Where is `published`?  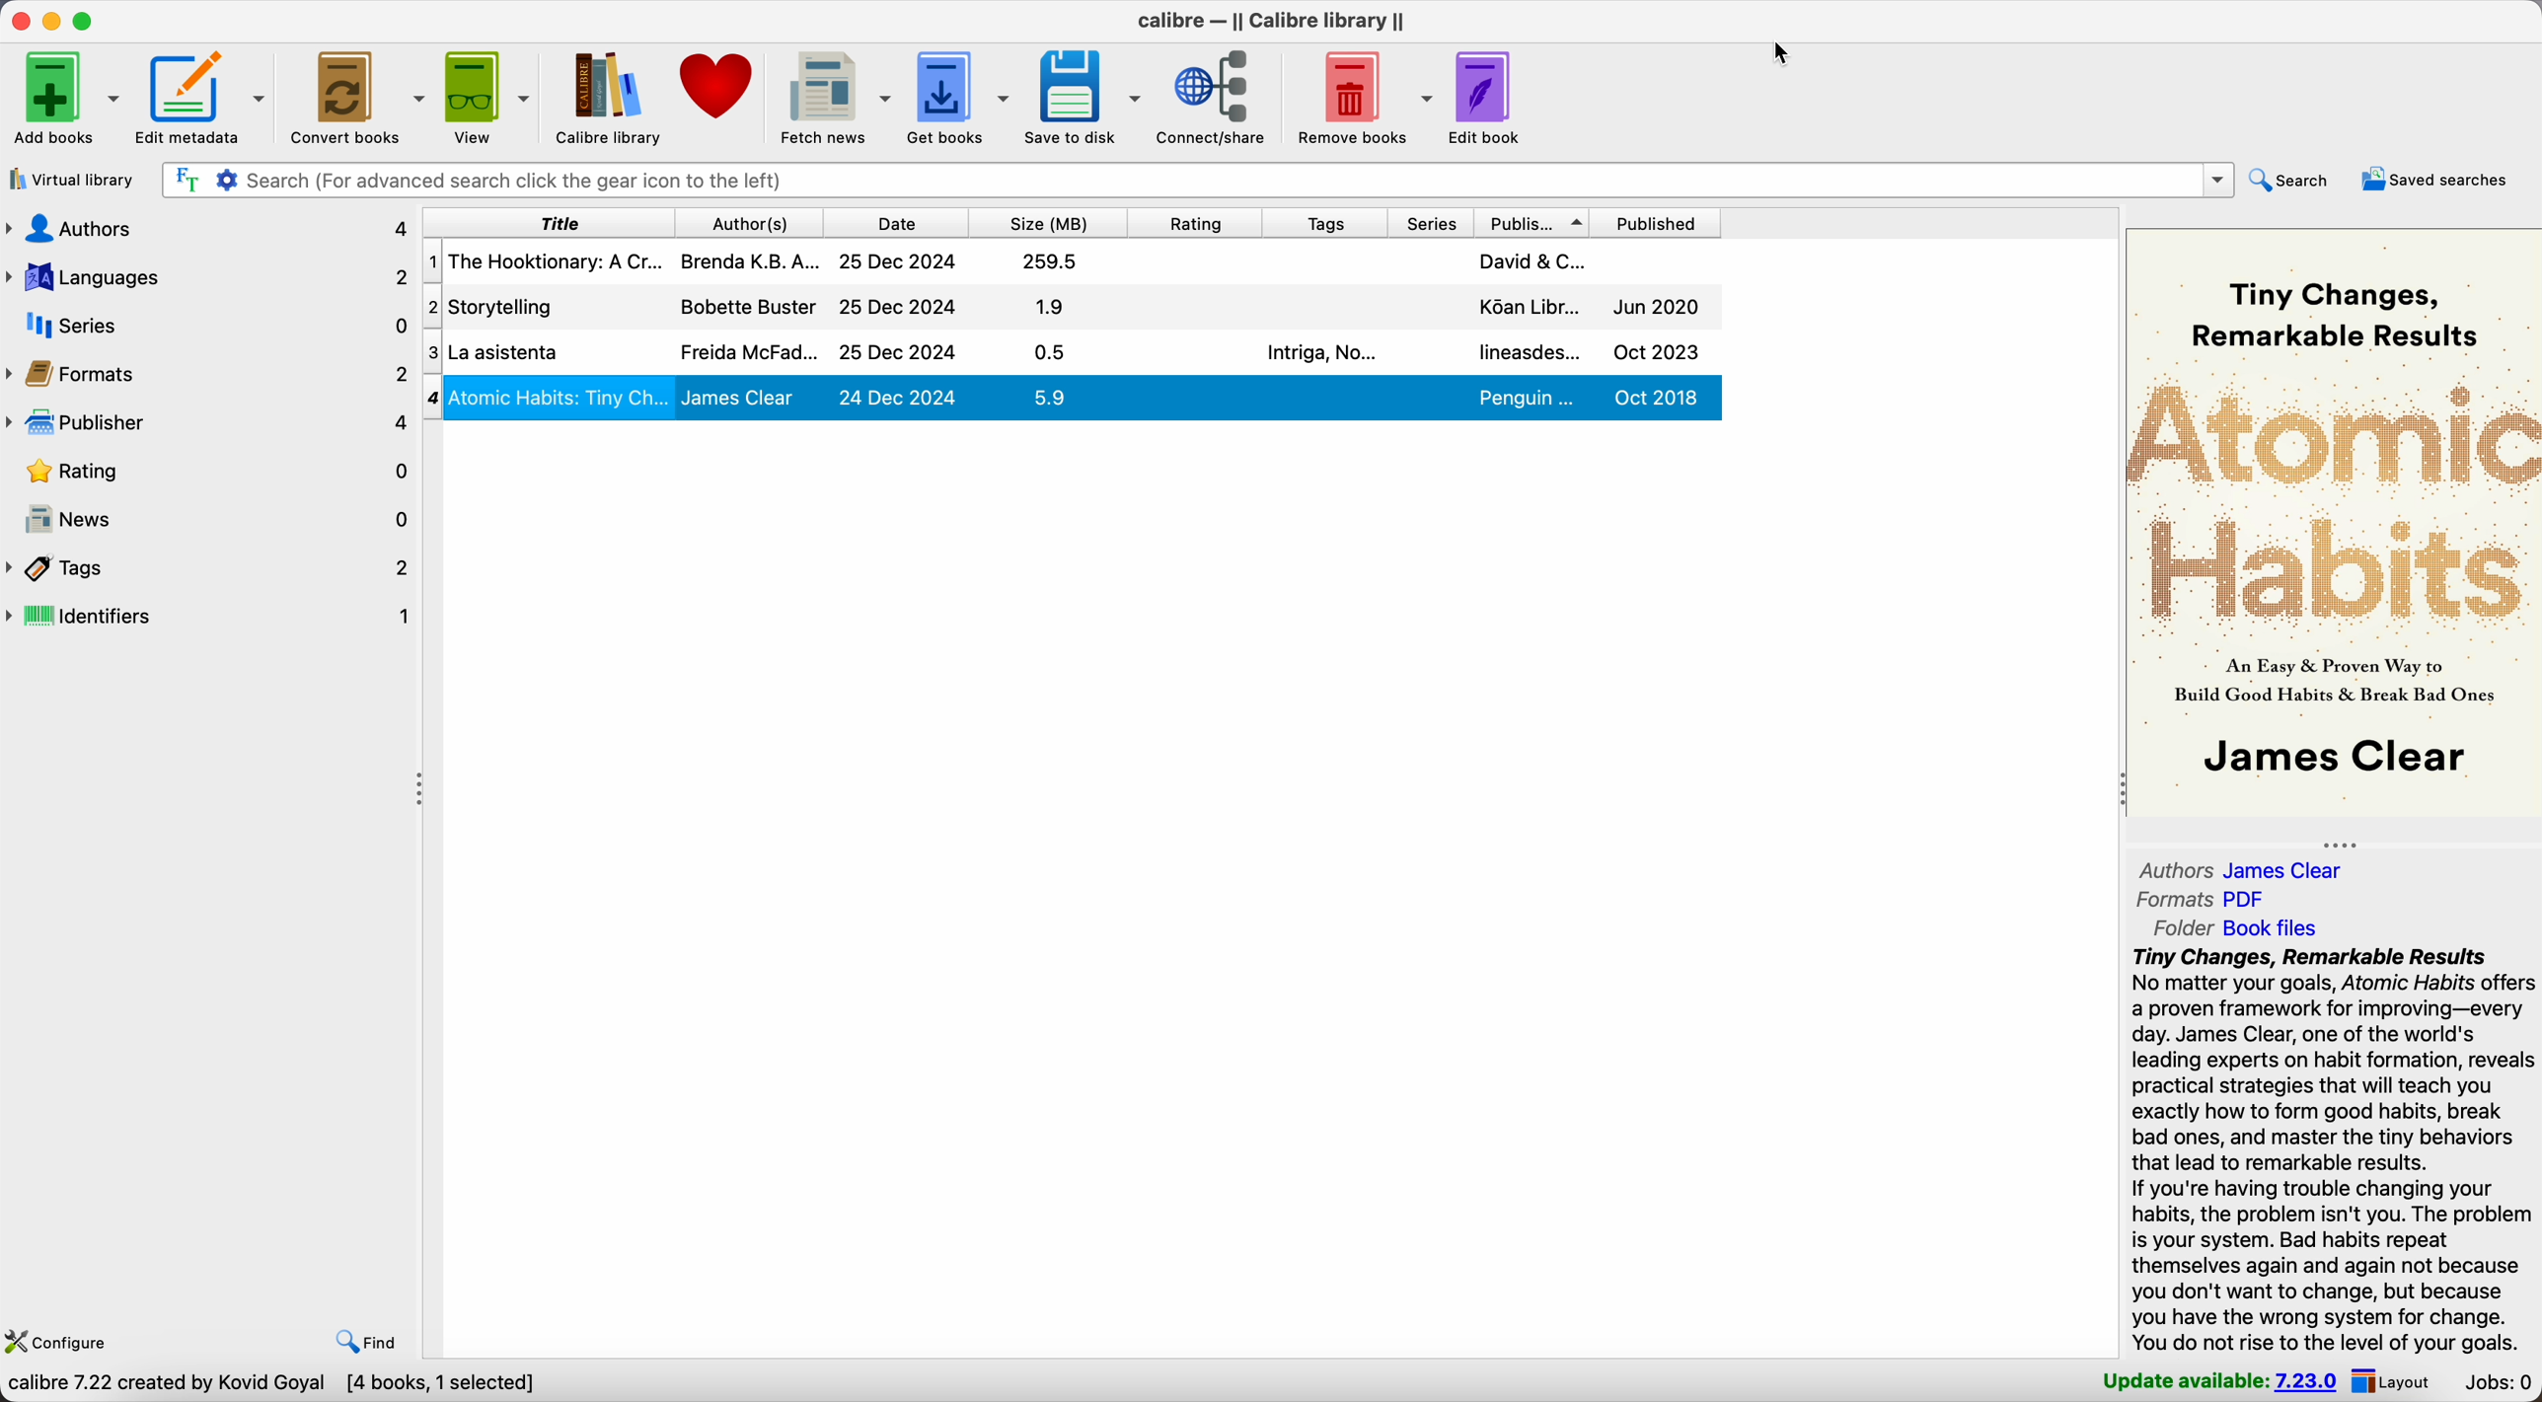
published is located at coordinates (1656, 221).